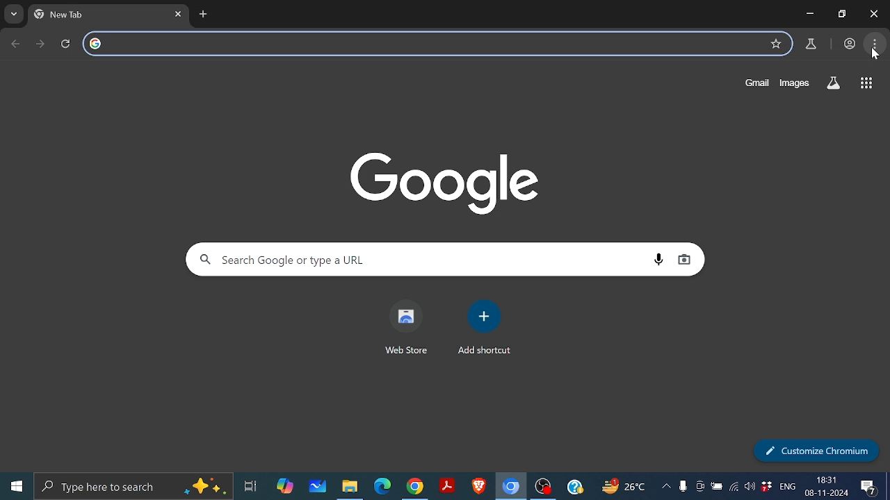  Describe the element at coordinates (252, 488) in the screenshot. I see `task view` at that location.